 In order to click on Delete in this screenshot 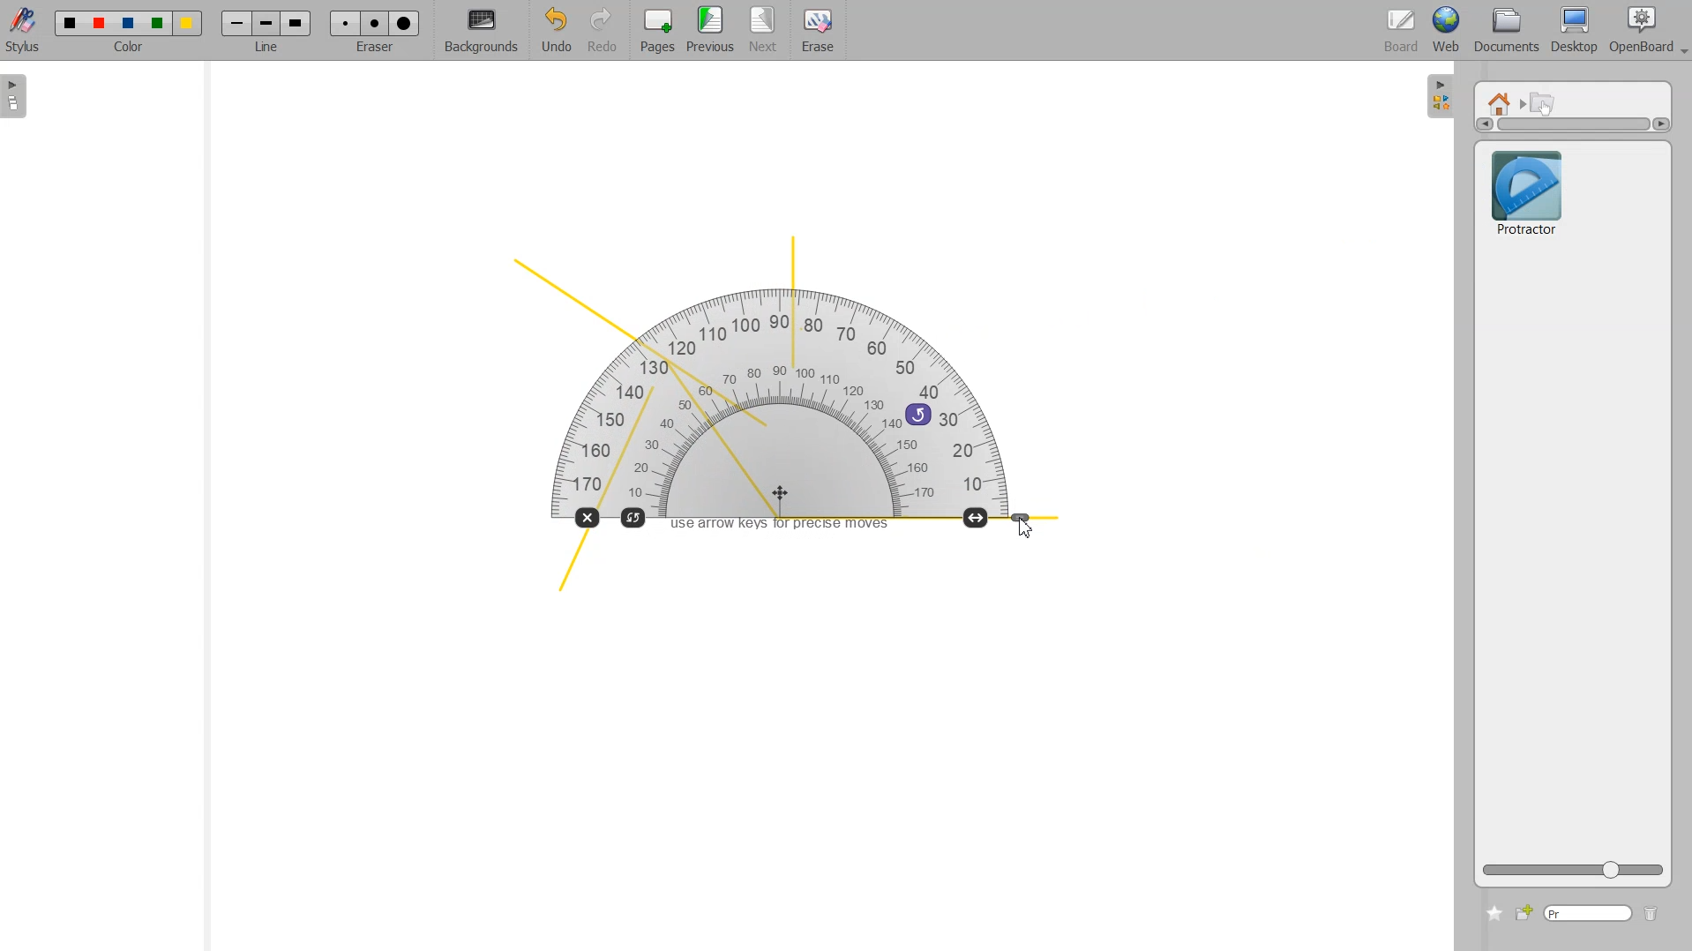, I will do `click(1651, 915)`.